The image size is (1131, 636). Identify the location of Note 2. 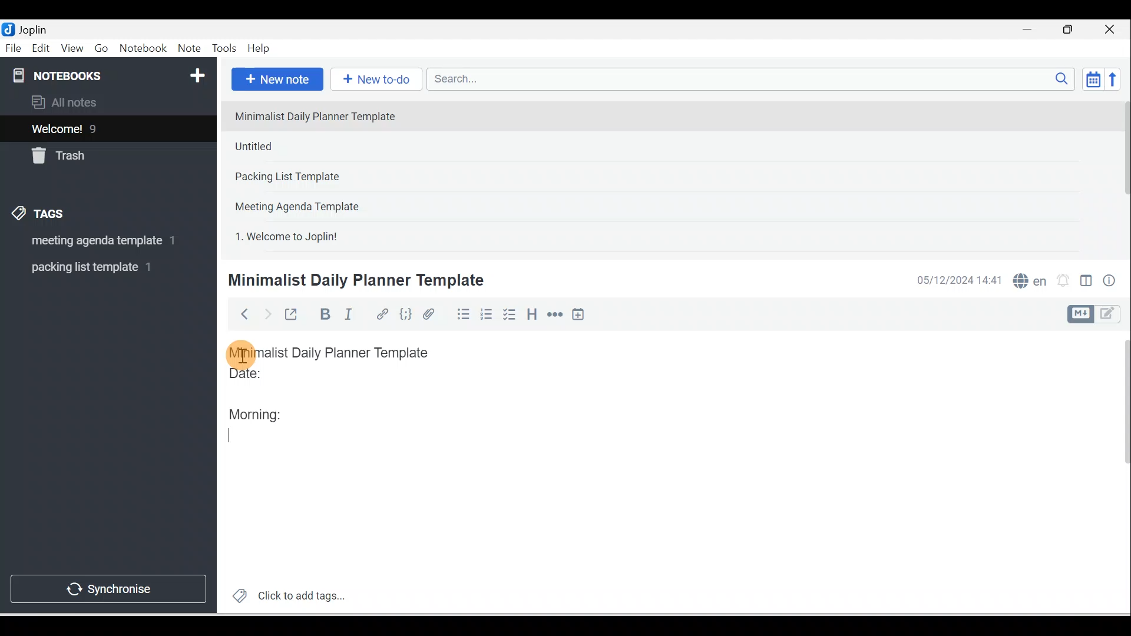
(312, 146).